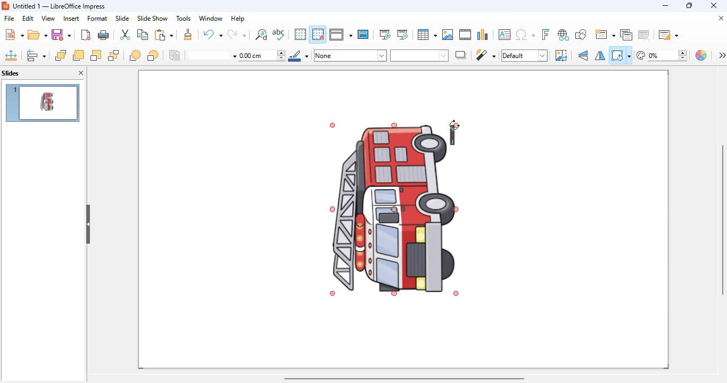  What do you see at coordinates (644, 34) in the screenshot?
I see `delete slide` at bounding box center [644, 34].